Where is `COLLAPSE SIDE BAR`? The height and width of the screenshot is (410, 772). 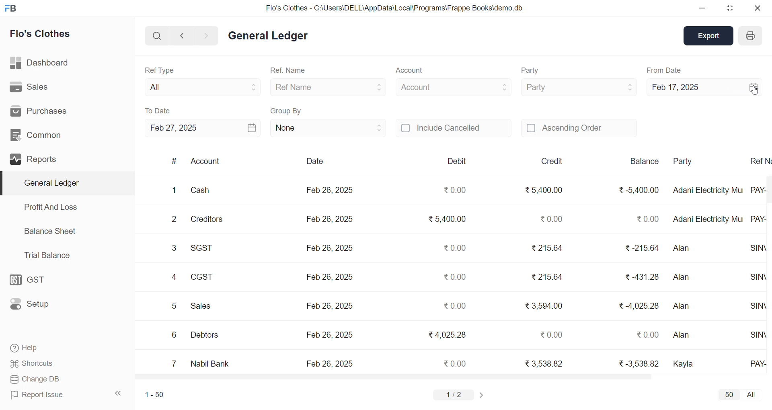 COLLAPSE SIDE BAR is located at coordinates (119, 393).